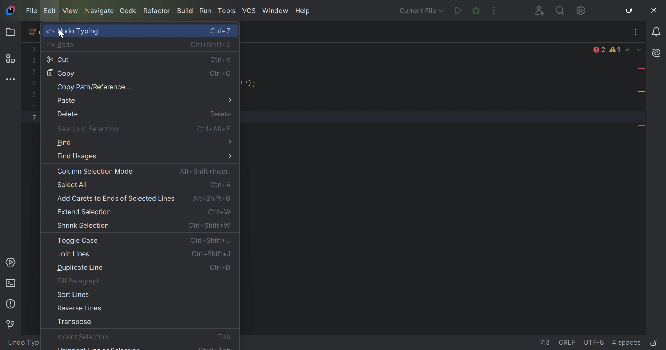 This screenshot has height=350, width=666. What do you see at coordinates (656, 342) in the screenshot?
I see `Make file read-only` at bounding box center [656, 342].